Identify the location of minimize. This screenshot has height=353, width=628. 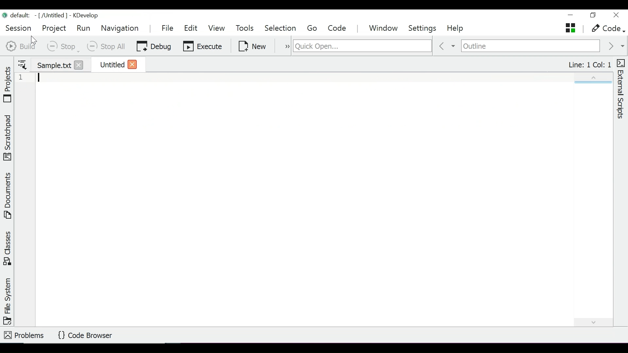
(571, 16).